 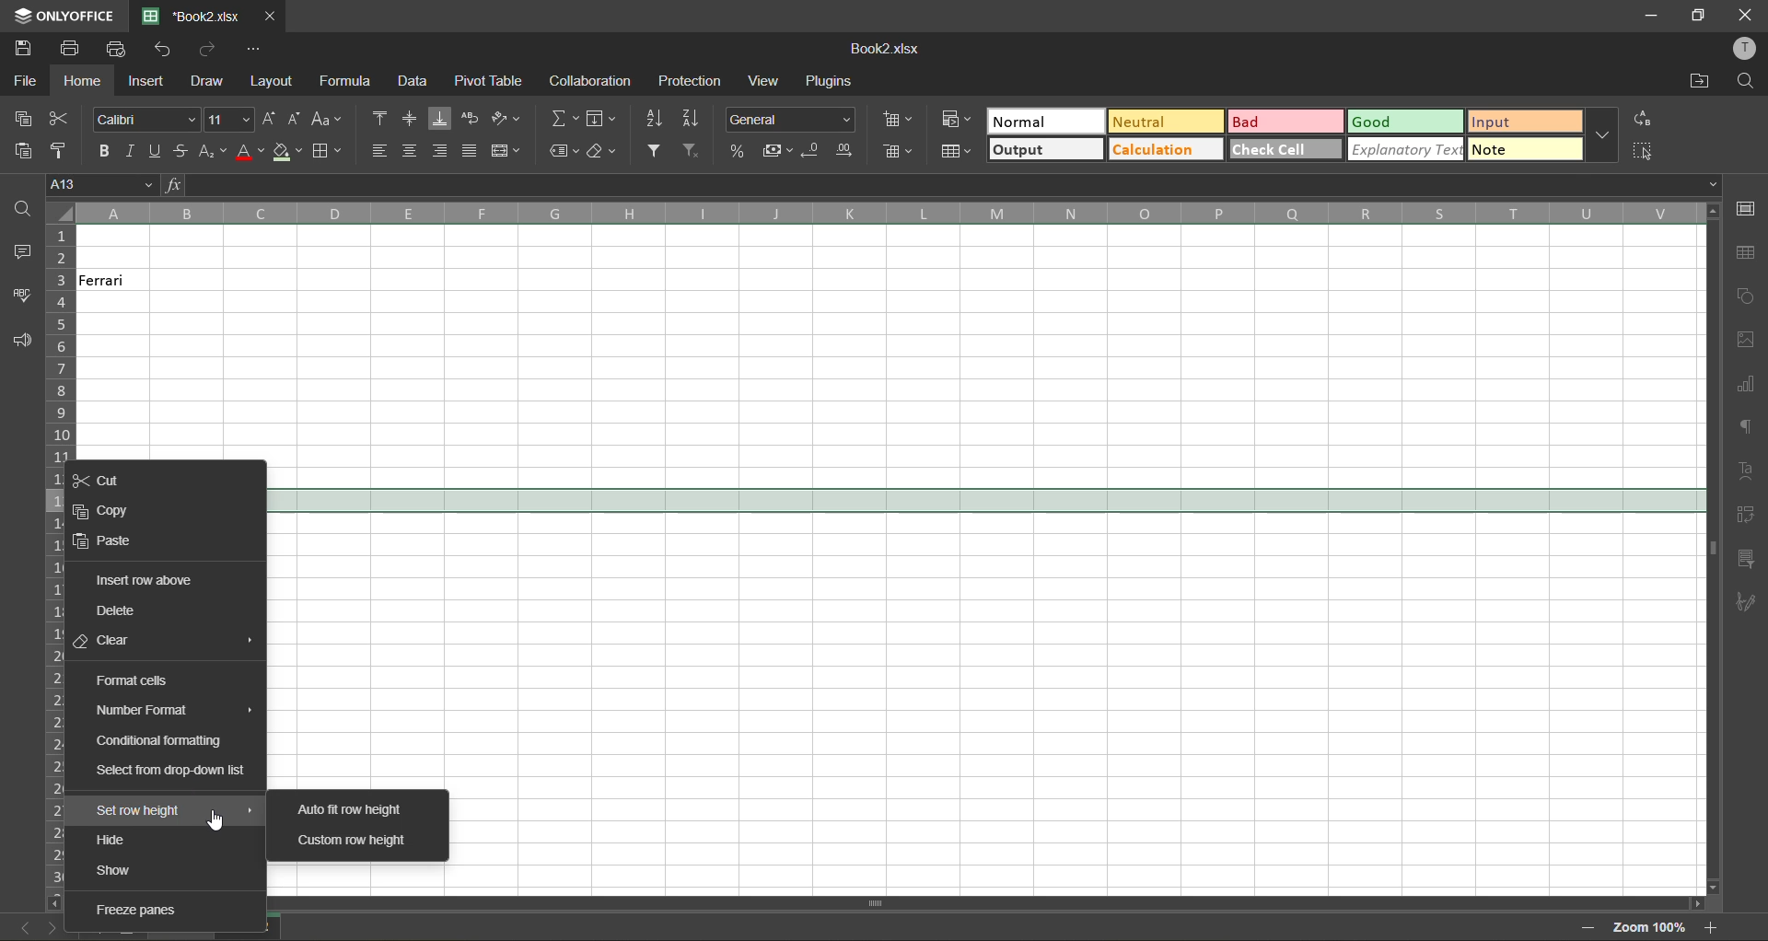 What do you see at coordinates (1701, 15) in the screenshot?
I see `maximize` at bounding box center [1701, 15].